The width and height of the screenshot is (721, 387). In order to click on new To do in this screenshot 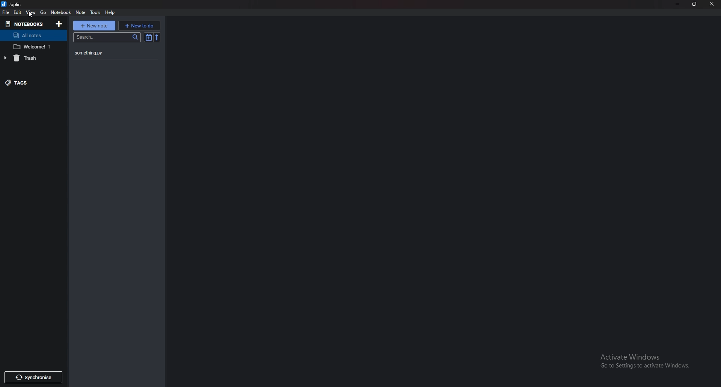, I will do `click(138, 26)`.